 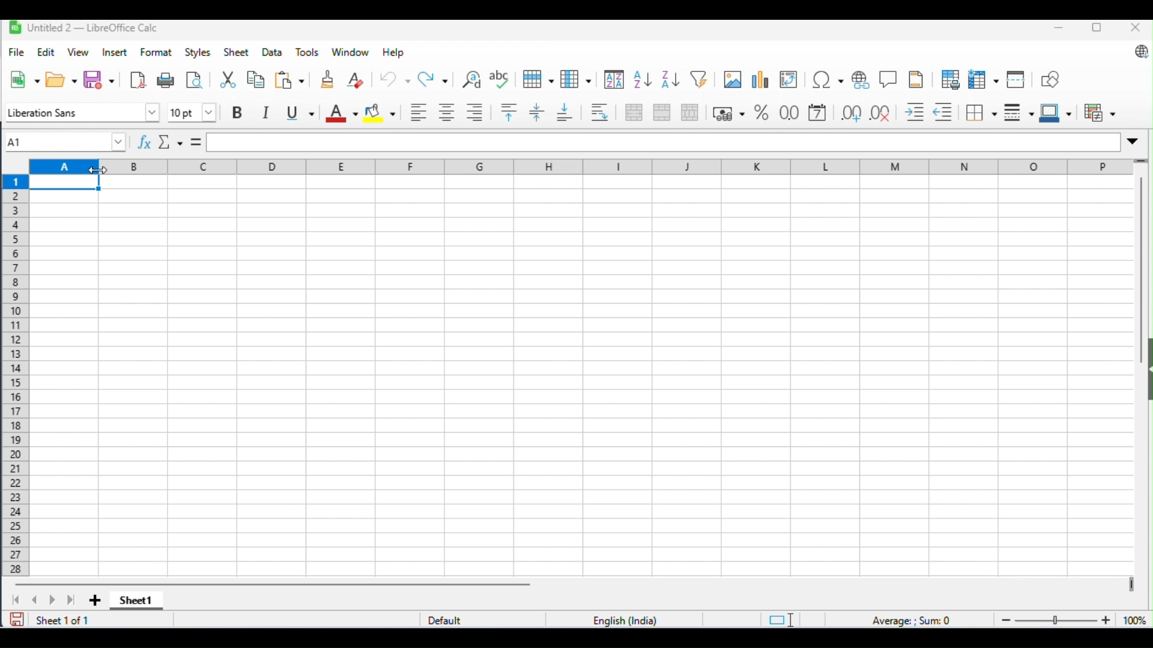 What do you see at coordinates (62, 620) in the screenshot?
I see `sheet 1 of 1` at bounding box center [62, 620].